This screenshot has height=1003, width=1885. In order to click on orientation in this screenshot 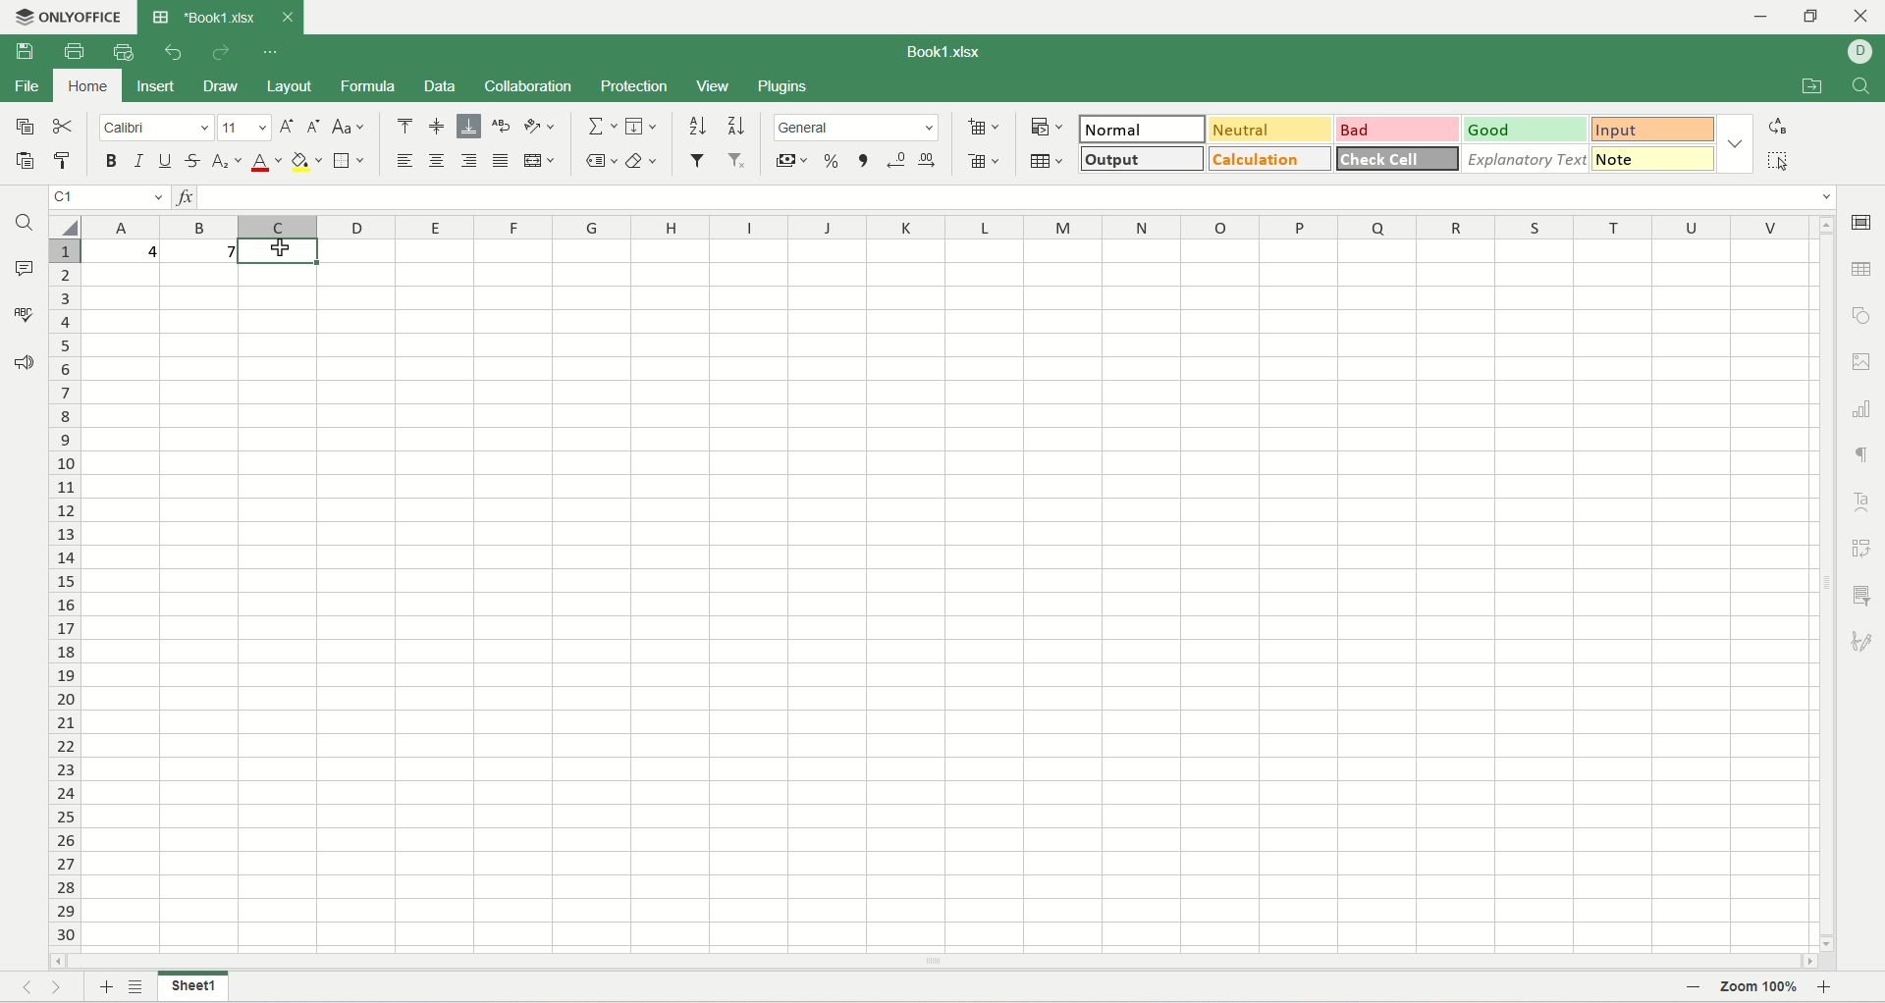, I will do `click(539, 127)`.